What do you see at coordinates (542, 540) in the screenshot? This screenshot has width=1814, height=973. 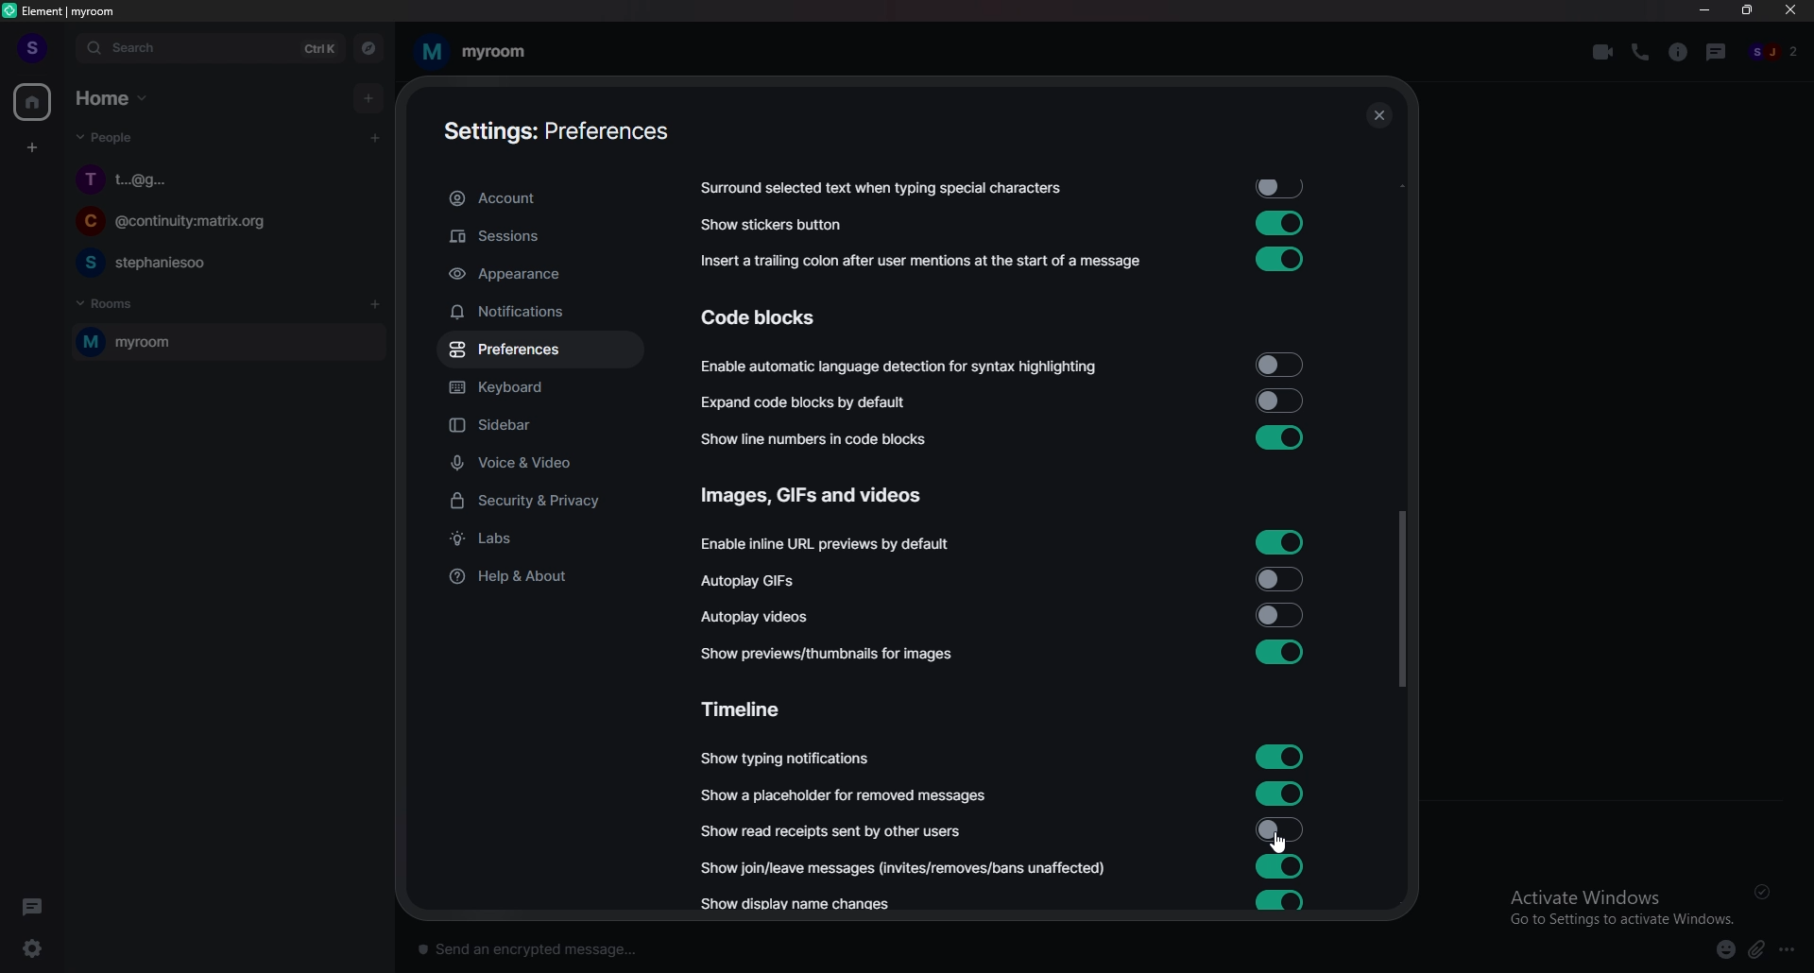 I see `labs` at bounding box center [542, 540].